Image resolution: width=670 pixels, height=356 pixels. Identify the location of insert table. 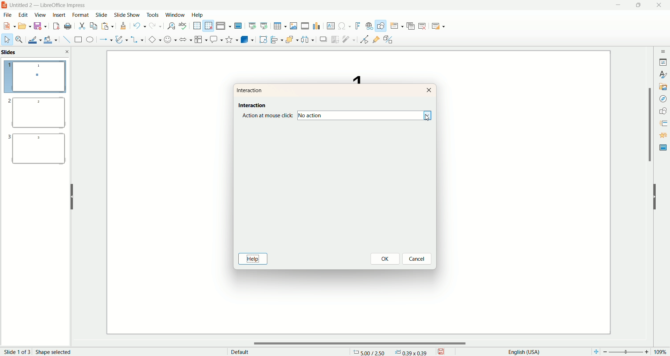
(280, 26).